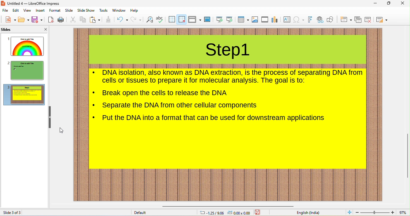 The image size is (410, 216). Describe the element at coordinates (165, 93) in the screenshot. I see `content` at that location.